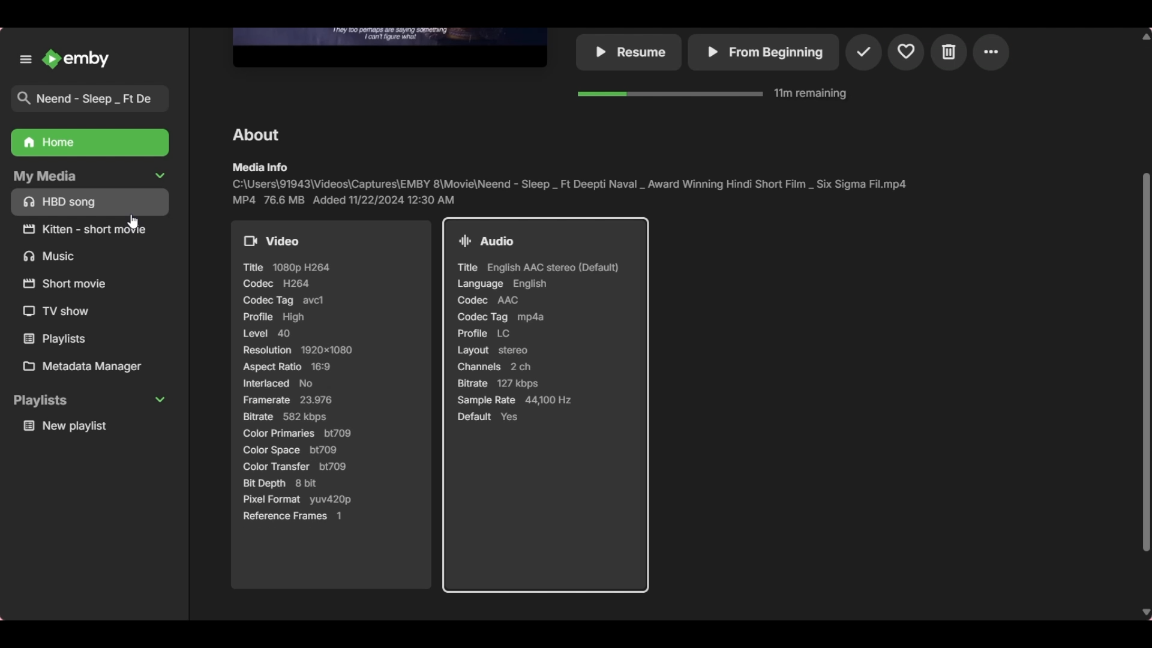  Describe the element at coordinates (67, 283) in the screenshot. I see `` at that location.